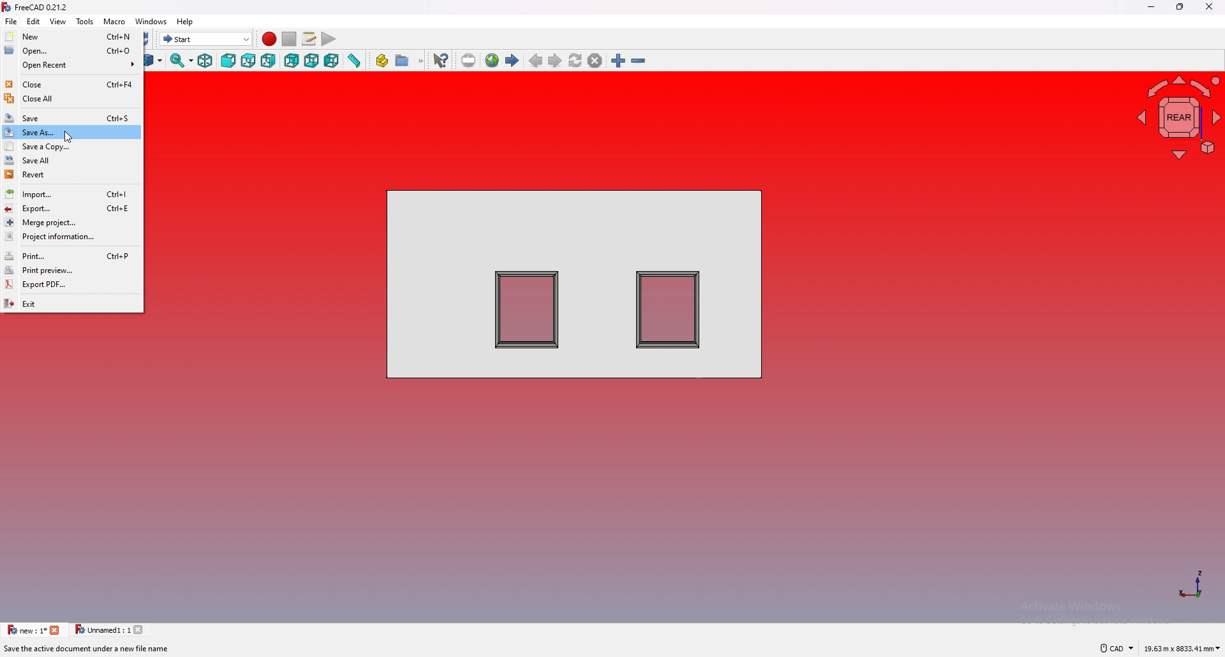 The width and height of the screenshot is (1225, 657). Describe the element at coordinates (71, 222) in the screenshot. I see `merge project` at that location.